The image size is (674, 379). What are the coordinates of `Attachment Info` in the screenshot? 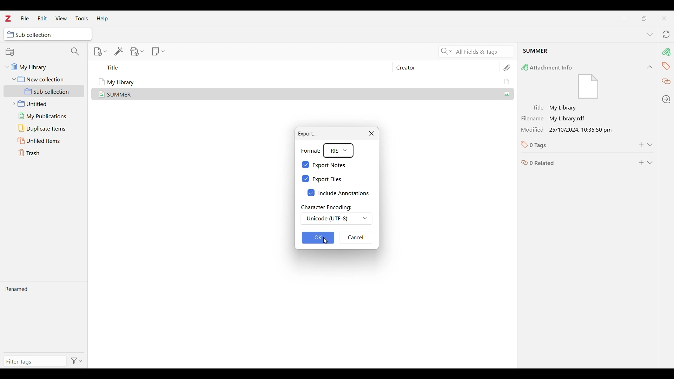 It's located at (579, 81).